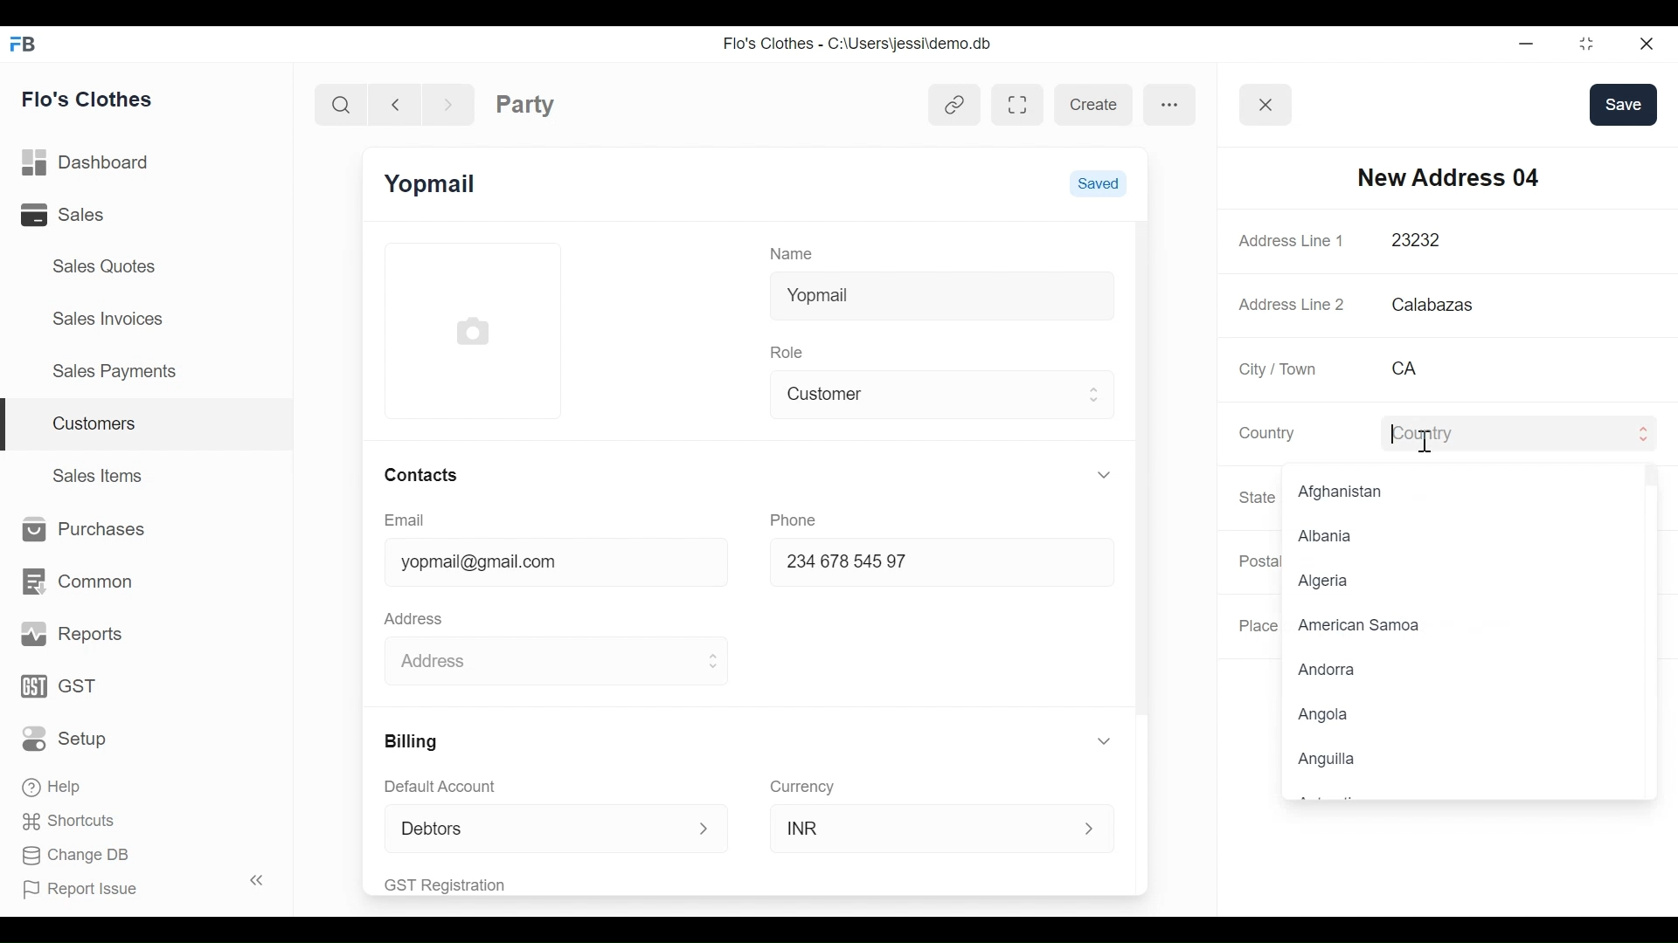 The height and width of the screenshot is (943, 1678). I want to click on Expand, so click(1643, 434).